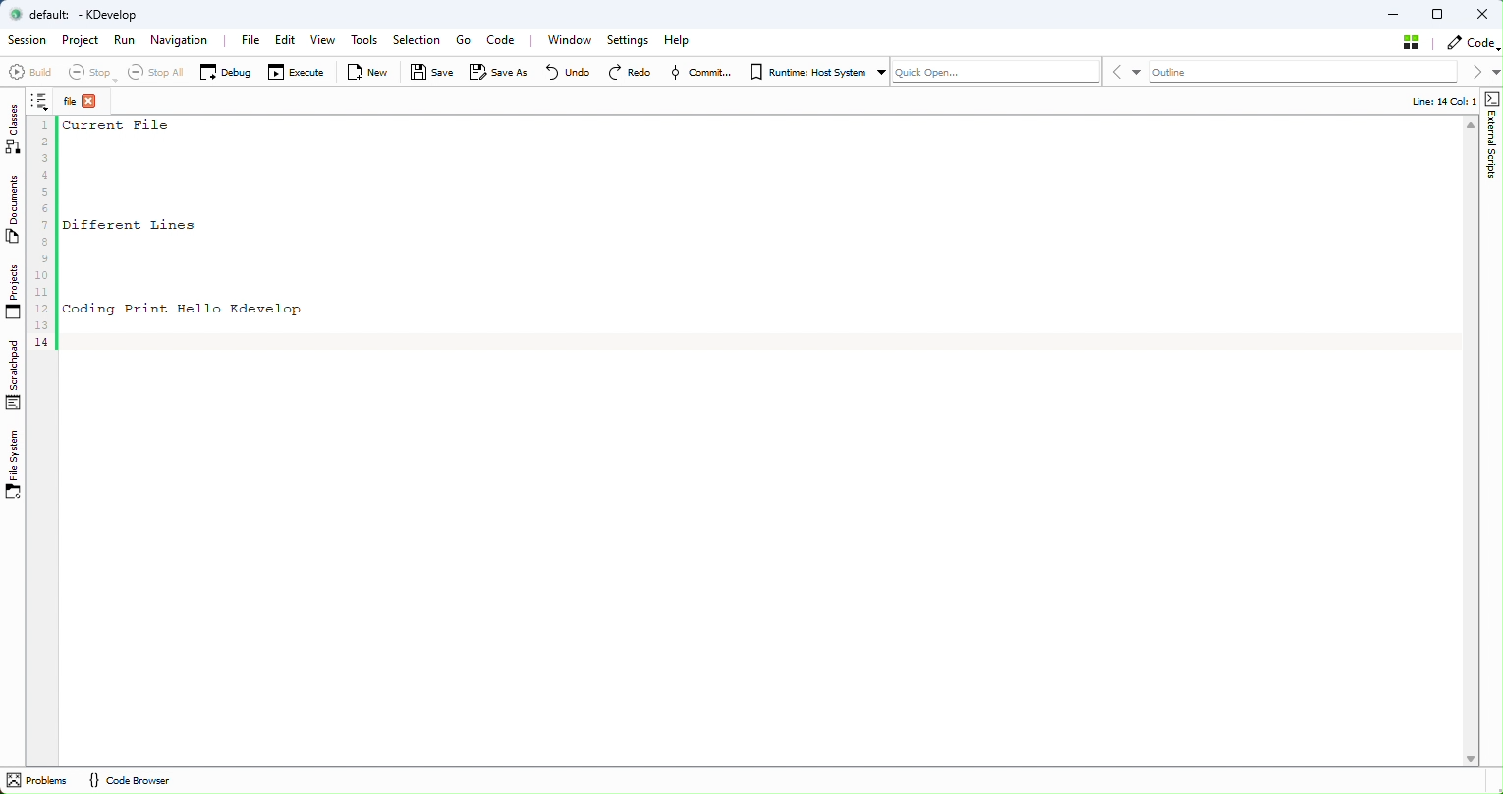 The width and height of the screenshot is (1503, 794). What do you see at coordinates (126, 41) in the screenshot?
I see `Run` at bounding box center [126, 41].